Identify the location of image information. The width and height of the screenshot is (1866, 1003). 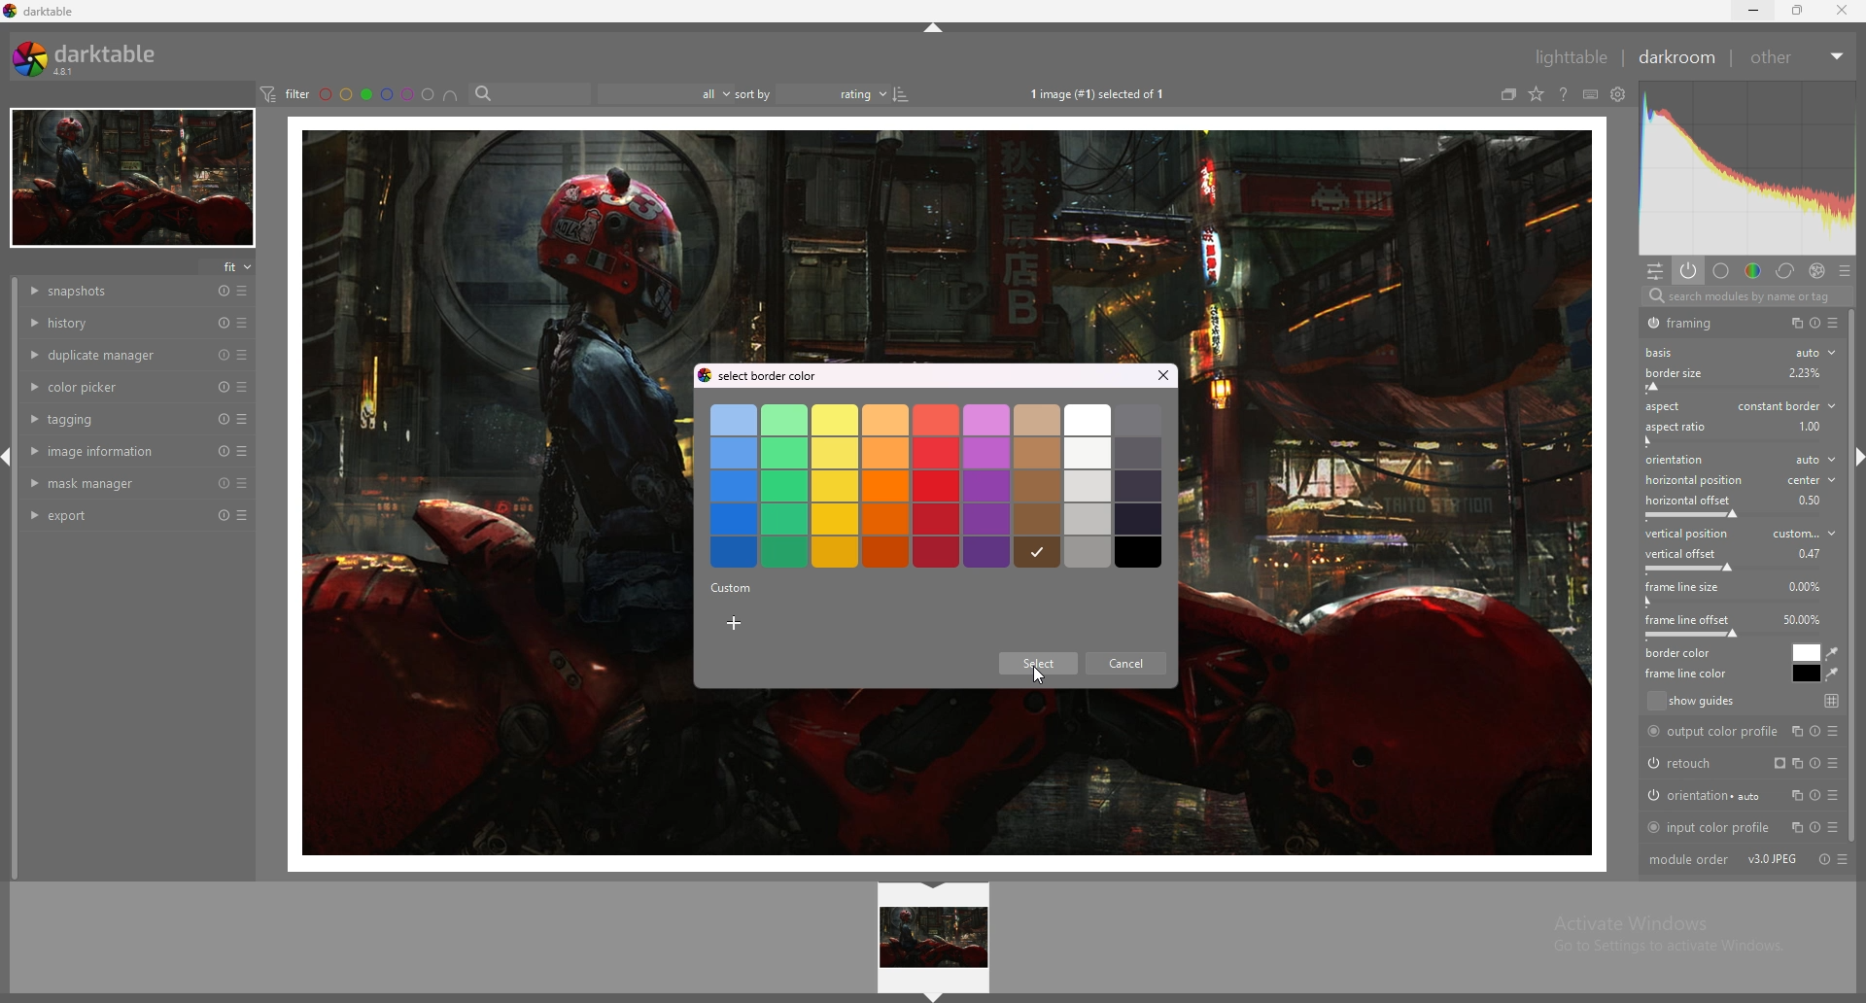
(116, 450).